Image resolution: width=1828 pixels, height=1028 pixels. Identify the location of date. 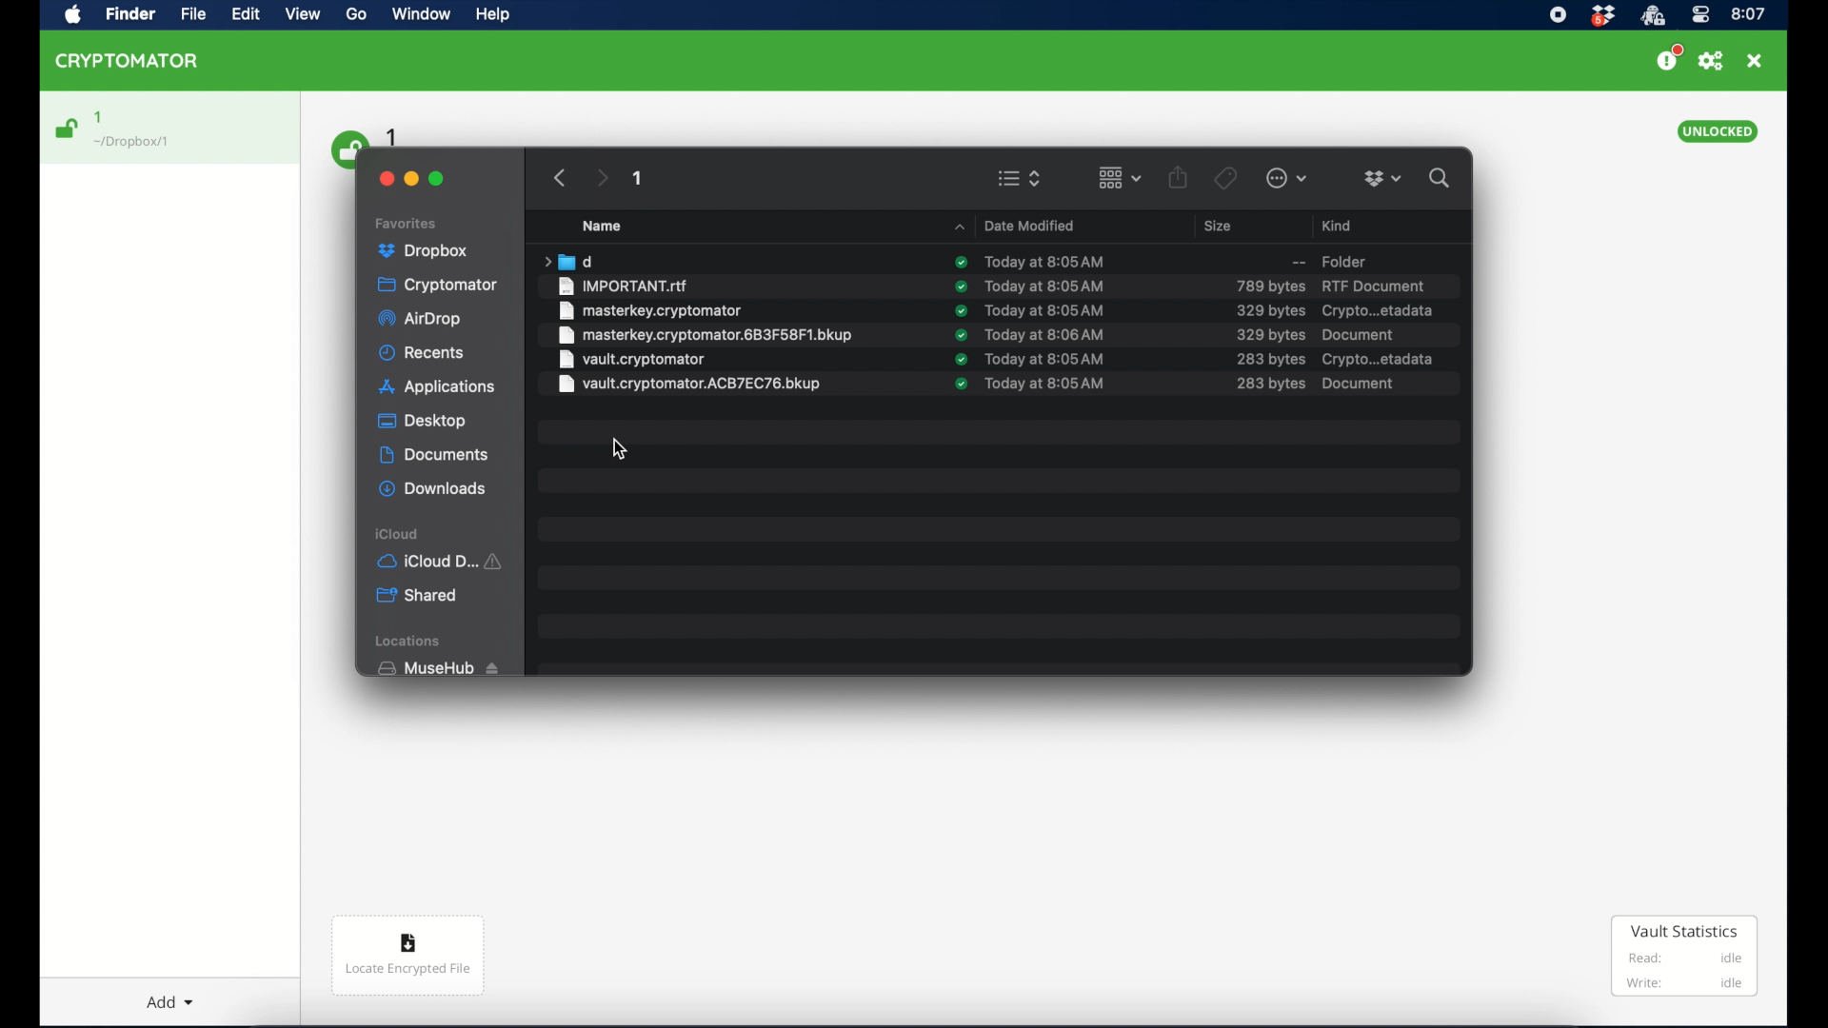
(1048, 359).